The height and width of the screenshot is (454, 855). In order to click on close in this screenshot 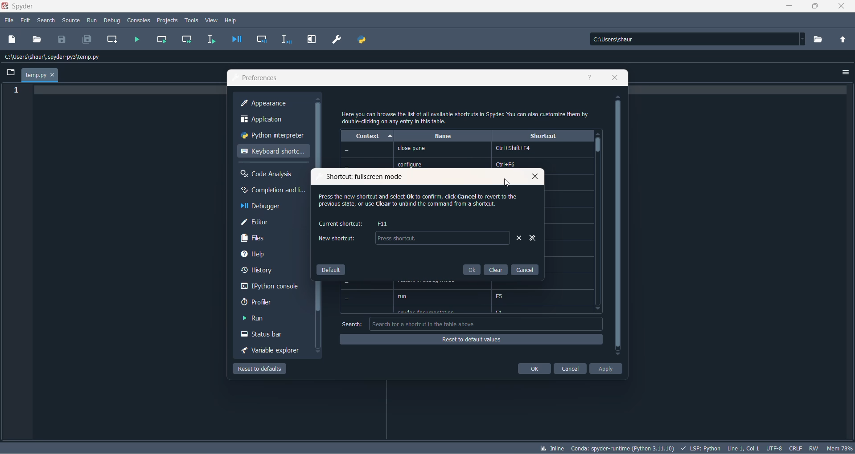, I will do `click(616, 78)`.